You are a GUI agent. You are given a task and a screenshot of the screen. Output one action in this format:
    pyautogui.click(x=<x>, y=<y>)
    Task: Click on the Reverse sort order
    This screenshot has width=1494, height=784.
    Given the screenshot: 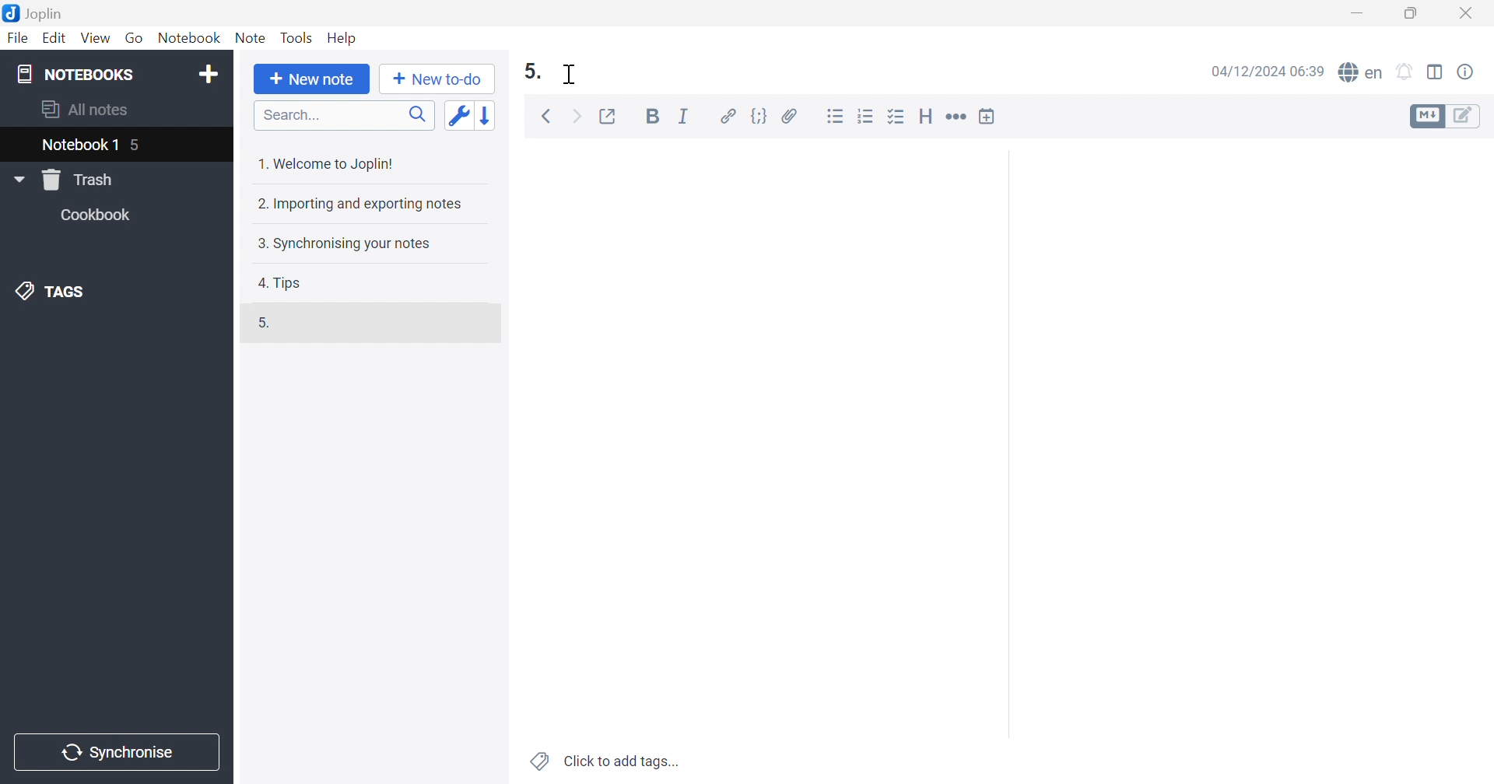 What is the action you would take?
    pyautogui.click(x=489, y=115)
    